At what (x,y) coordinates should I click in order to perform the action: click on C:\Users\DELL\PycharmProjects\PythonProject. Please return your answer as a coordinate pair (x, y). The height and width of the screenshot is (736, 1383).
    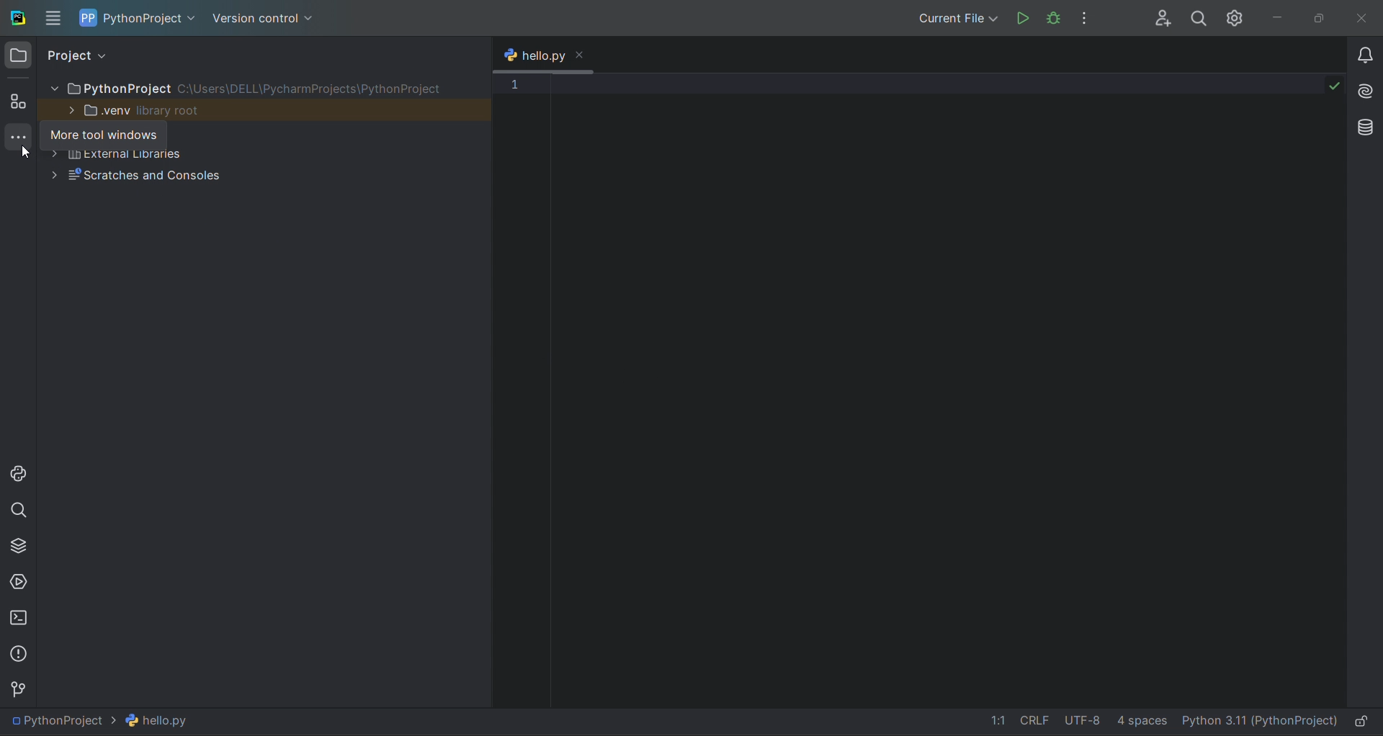
    Looking at the image, I should click on (313, 89).